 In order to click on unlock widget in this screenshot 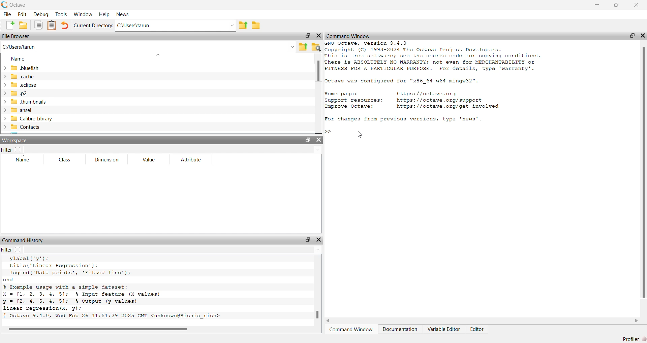, I will do `click(632, 35)`.